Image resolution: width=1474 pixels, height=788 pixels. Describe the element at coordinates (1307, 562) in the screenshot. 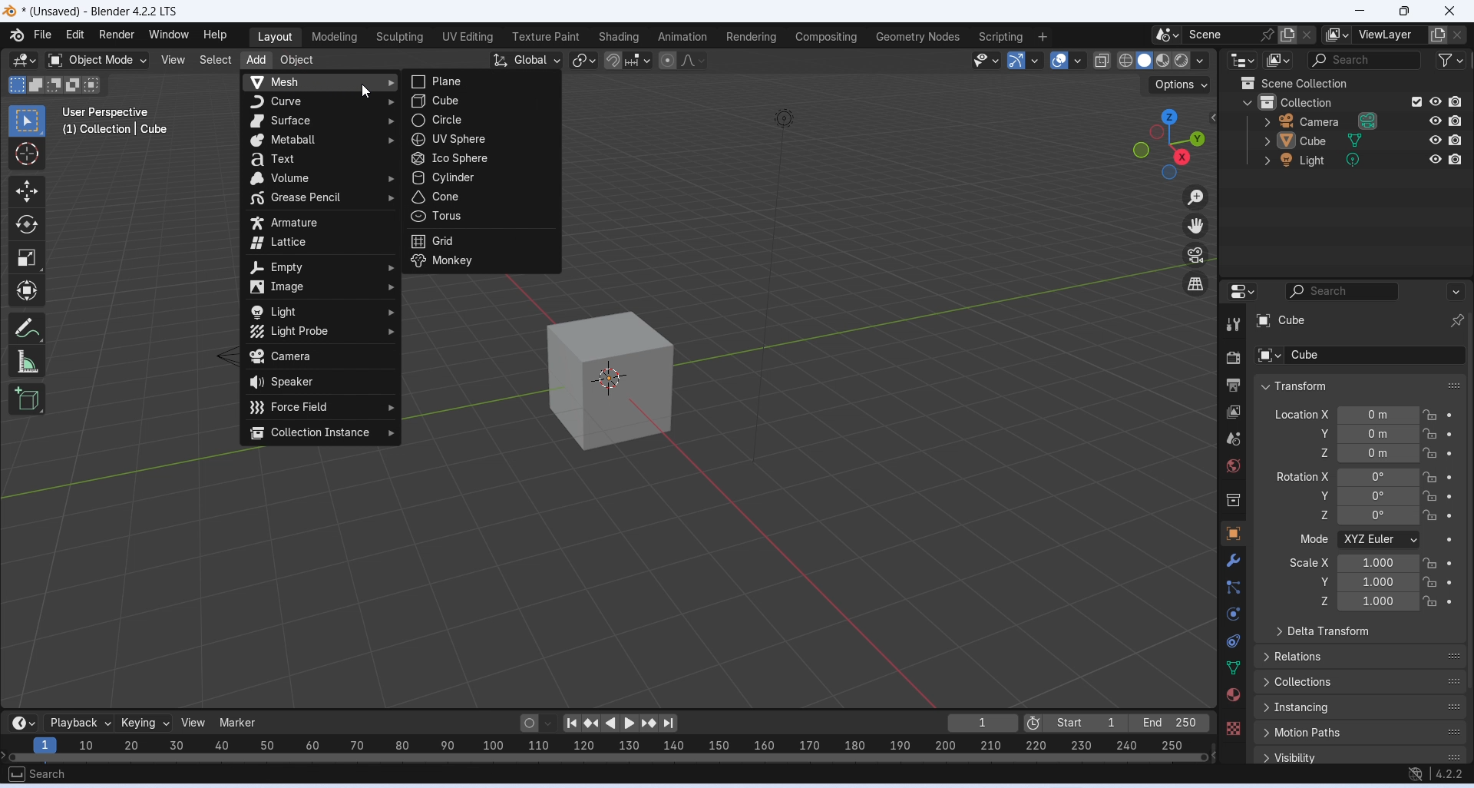

I see `scale x` at that location.